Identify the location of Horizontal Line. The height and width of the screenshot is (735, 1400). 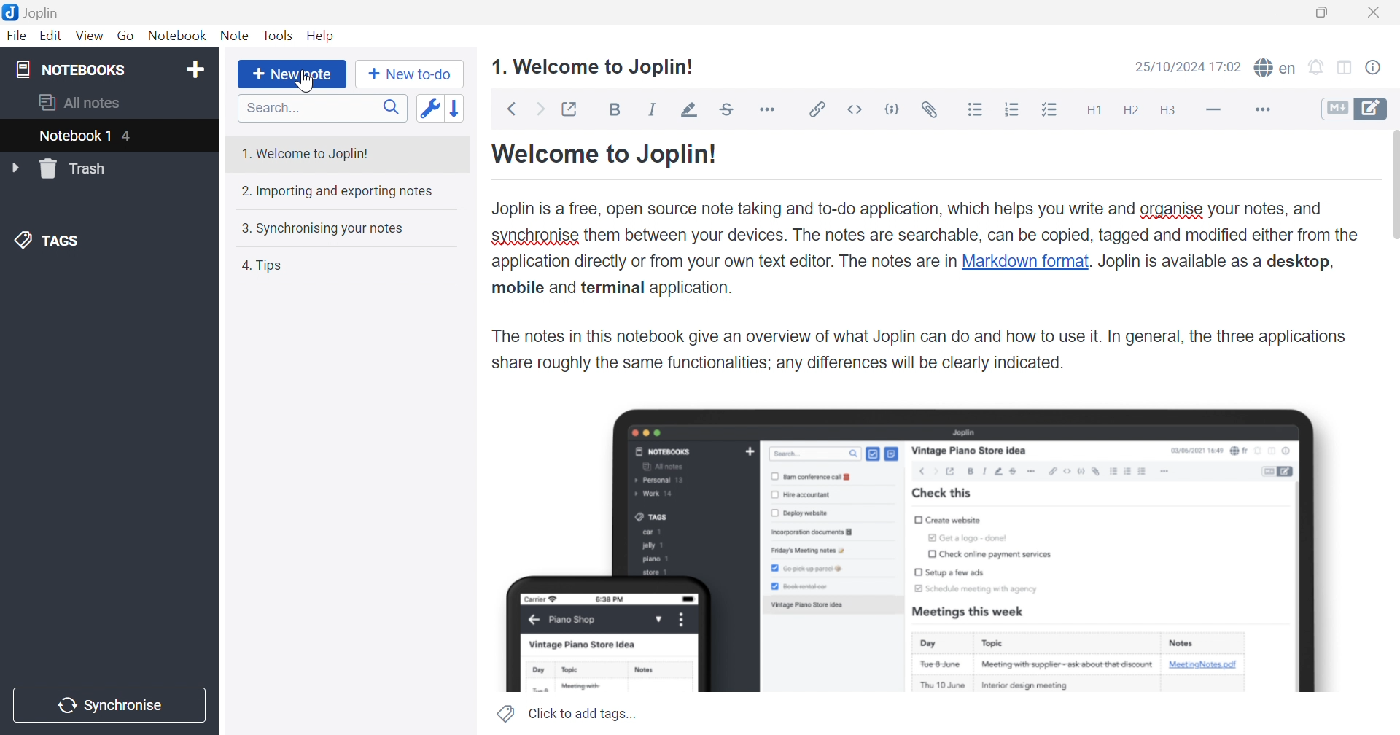
(1213, 110).